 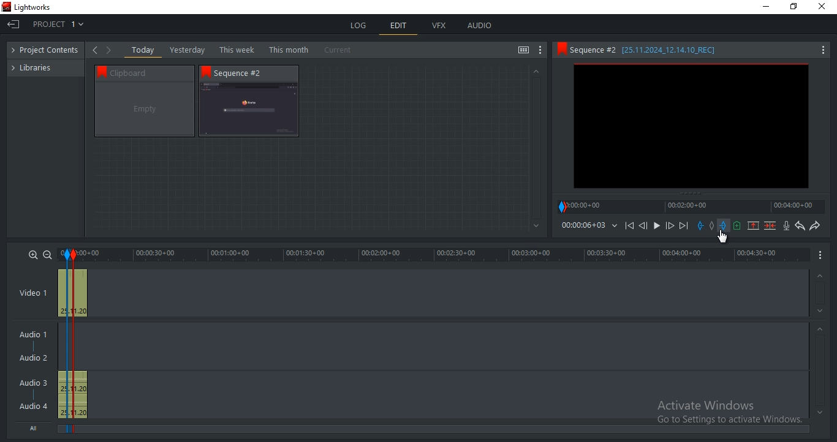 I want to click on clear all markers, so click(x=713, y=225).